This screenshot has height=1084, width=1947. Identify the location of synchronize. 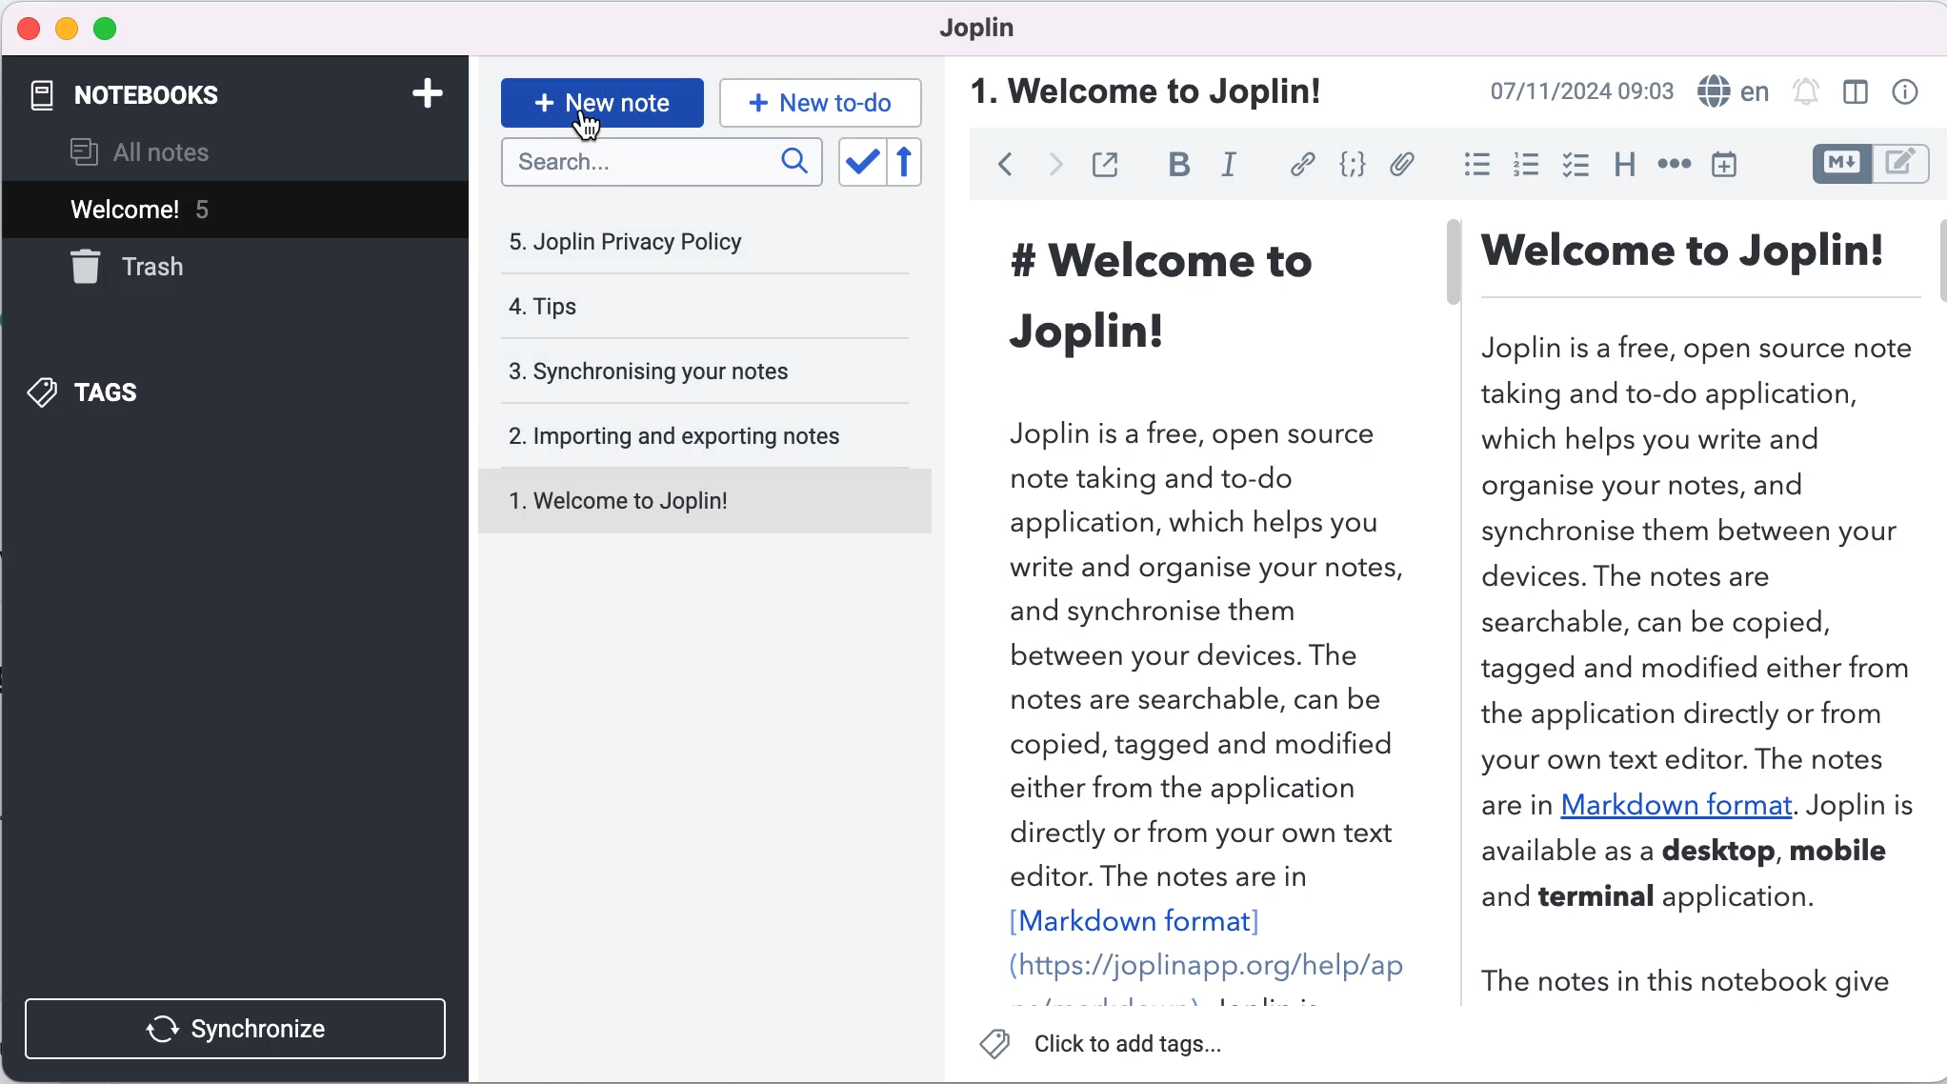
(233, 1018).